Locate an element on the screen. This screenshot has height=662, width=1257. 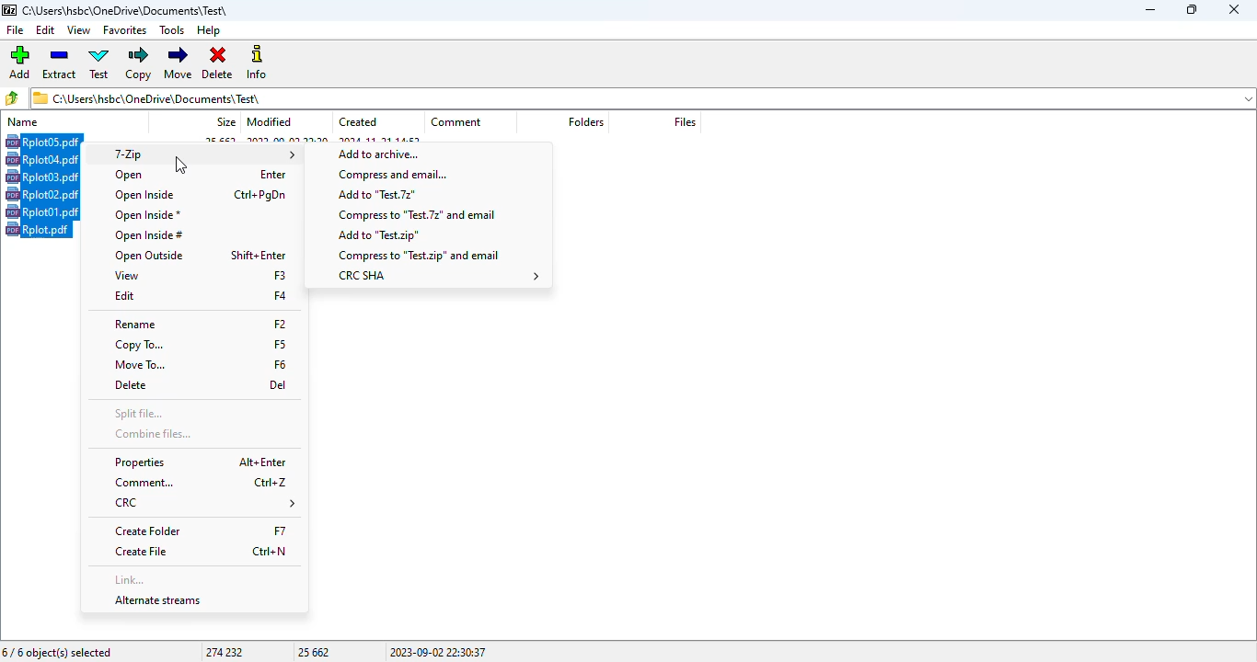
rplot02 is located at coordinates (42, 194).